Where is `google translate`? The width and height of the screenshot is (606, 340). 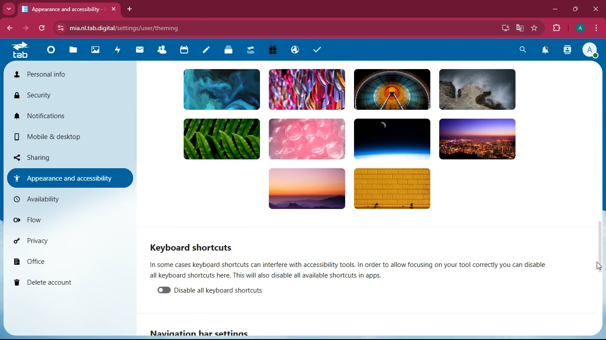 google translate is located at coordinates (519, 28).